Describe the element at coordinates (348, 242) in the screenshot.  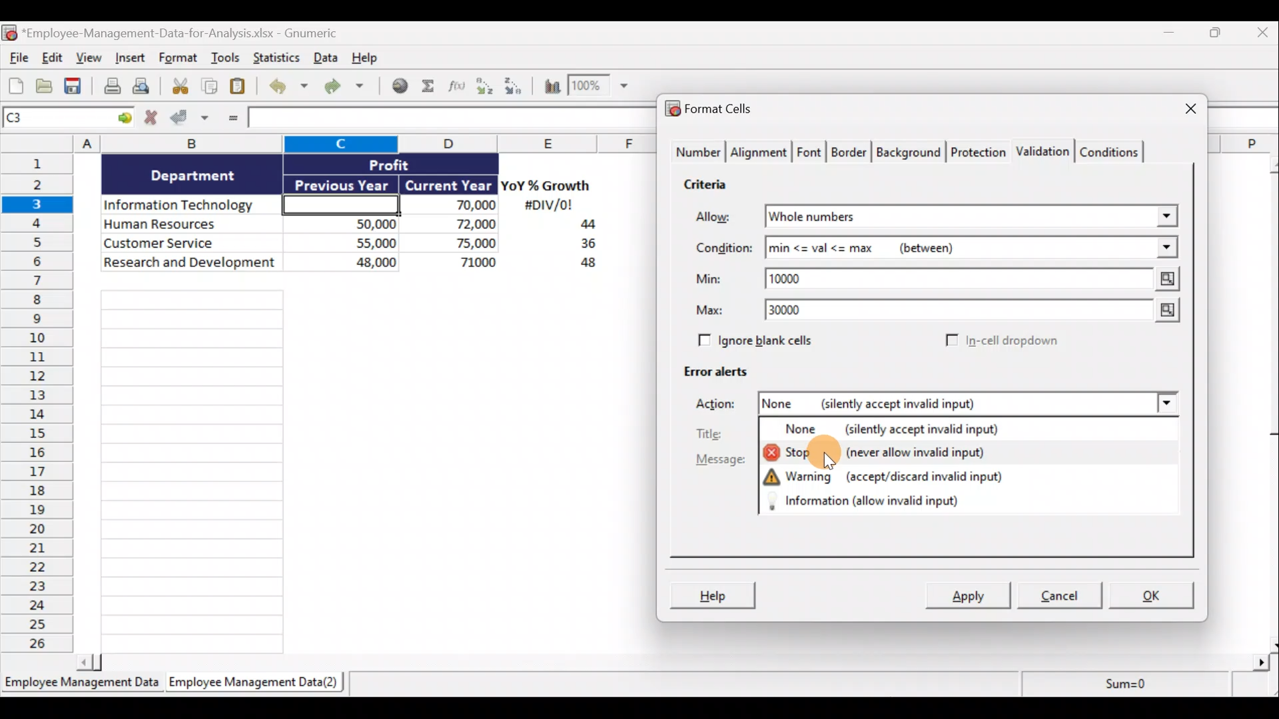
I see `55,000` at that location.